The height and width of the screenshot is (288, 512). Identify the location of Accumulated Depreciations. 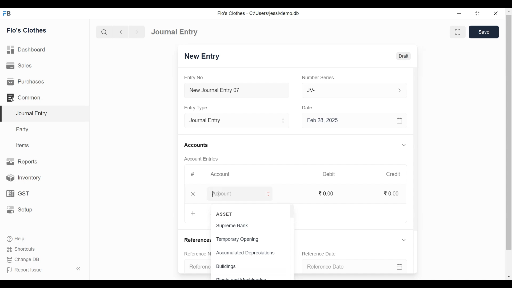
(247, 253).